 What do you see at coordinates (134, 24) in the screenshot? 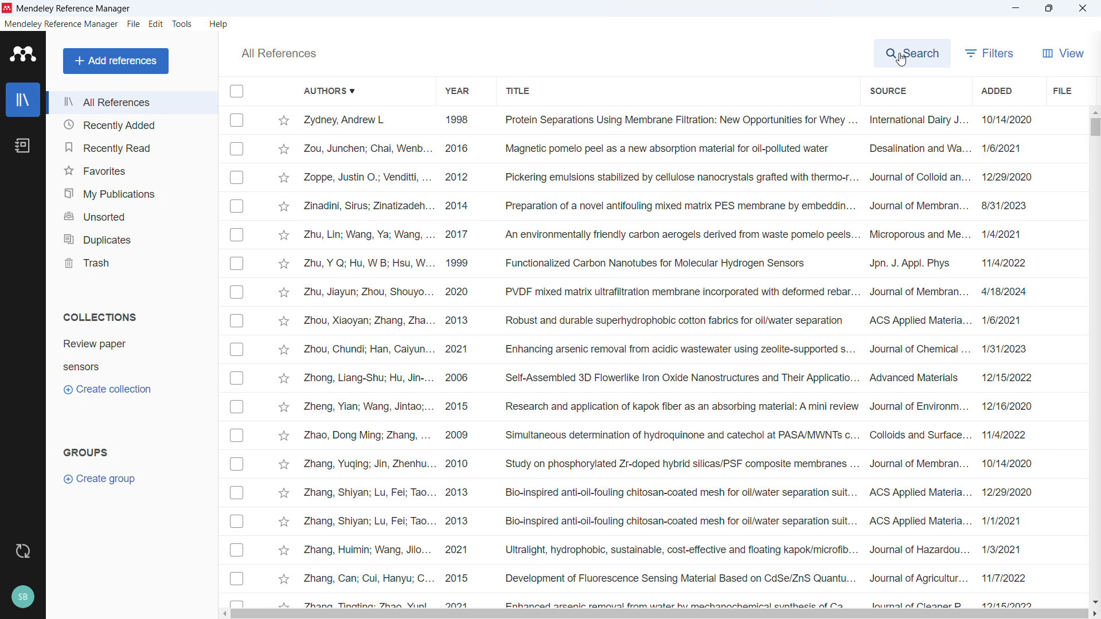
I see `file` at bounding box center [134, 24].